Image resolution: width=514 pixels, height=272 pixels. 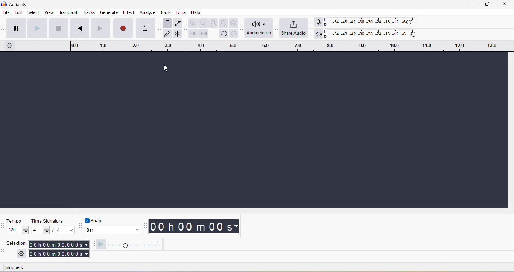 What do you see at coordinates (259, 28) in the screenshot?
I see `audio setup` at bounding box center [259, 28].